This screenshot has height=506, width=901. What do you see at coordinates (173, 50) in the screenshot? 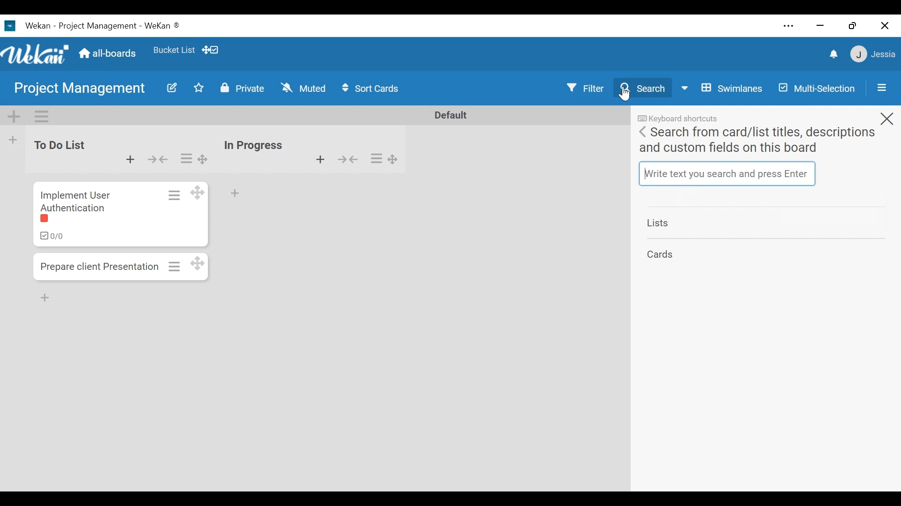
I see `Favorites` at bounding box center [173, 50].